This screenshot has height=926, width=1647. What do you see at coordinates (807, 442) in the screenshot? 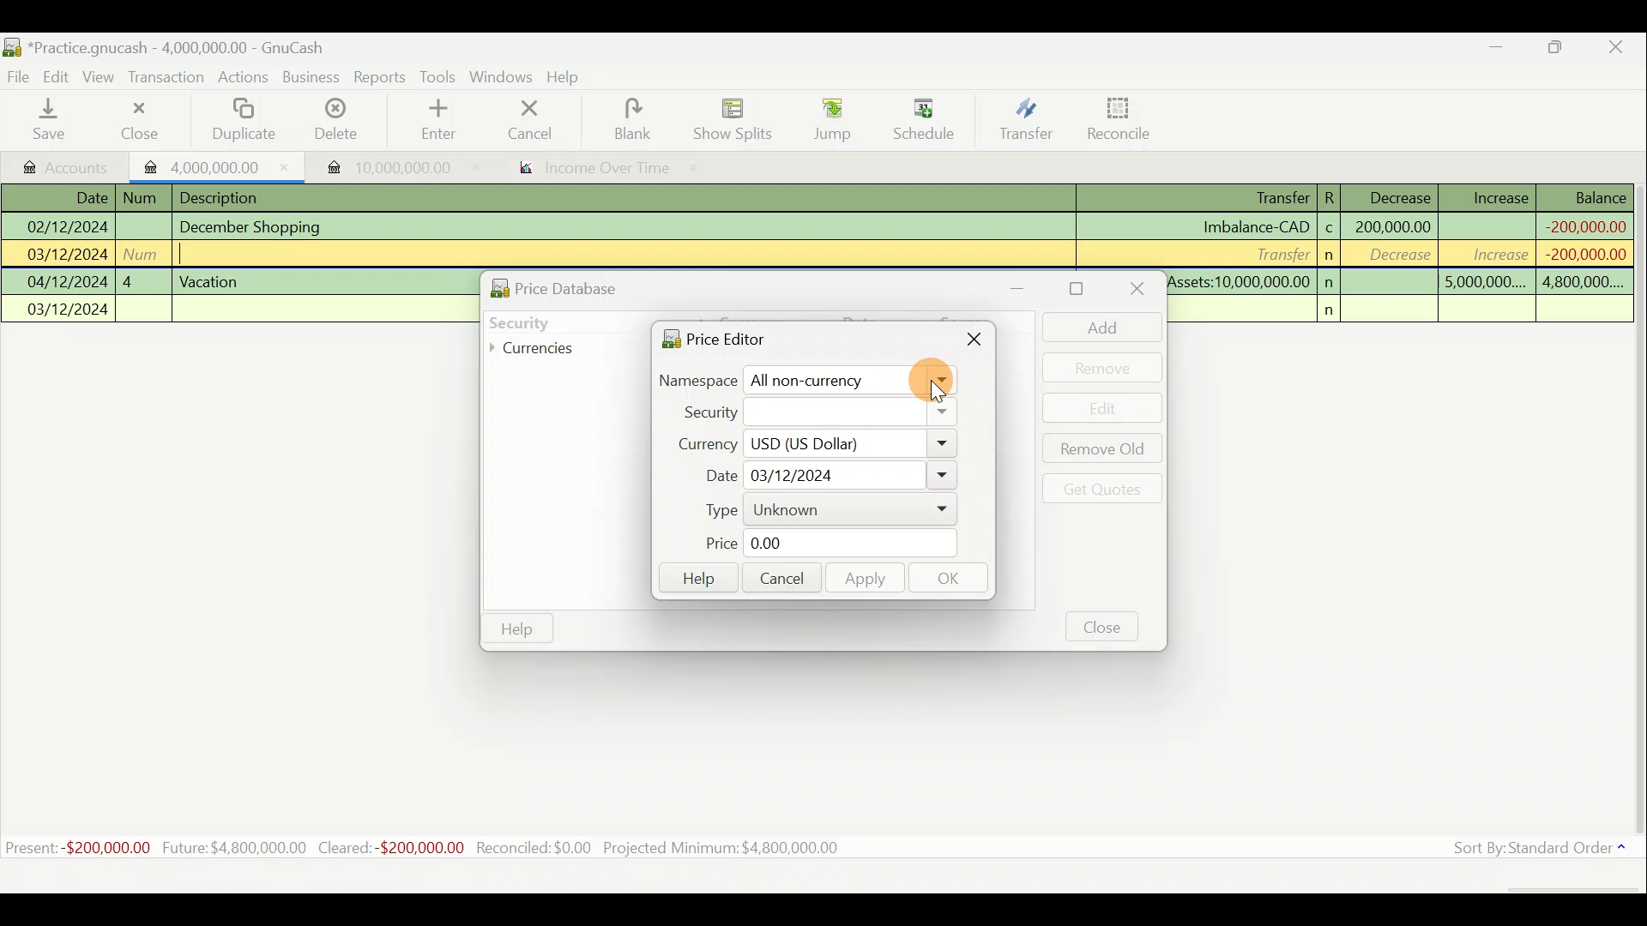
I see `Currency` at bounding box center [807, 442].